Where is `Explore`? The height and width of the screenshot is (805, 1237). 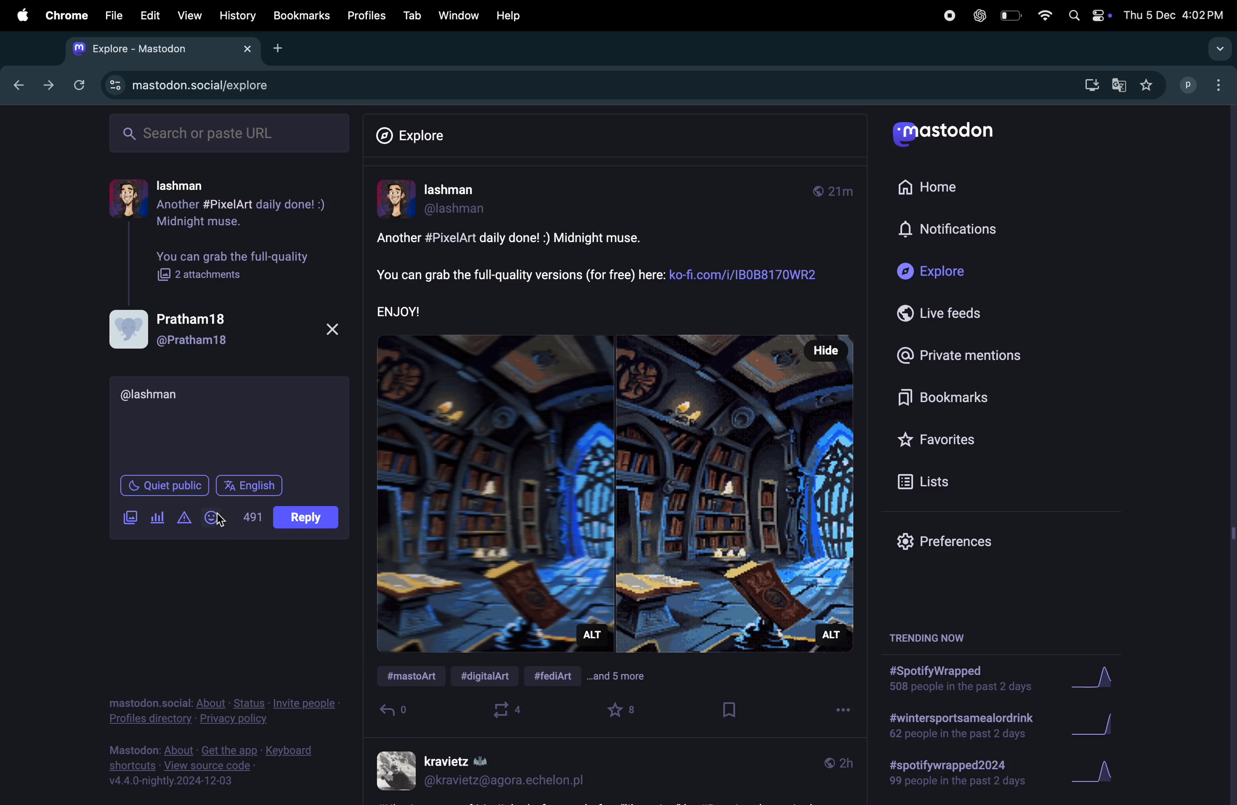
Explore is located at coordinates (411, 132).